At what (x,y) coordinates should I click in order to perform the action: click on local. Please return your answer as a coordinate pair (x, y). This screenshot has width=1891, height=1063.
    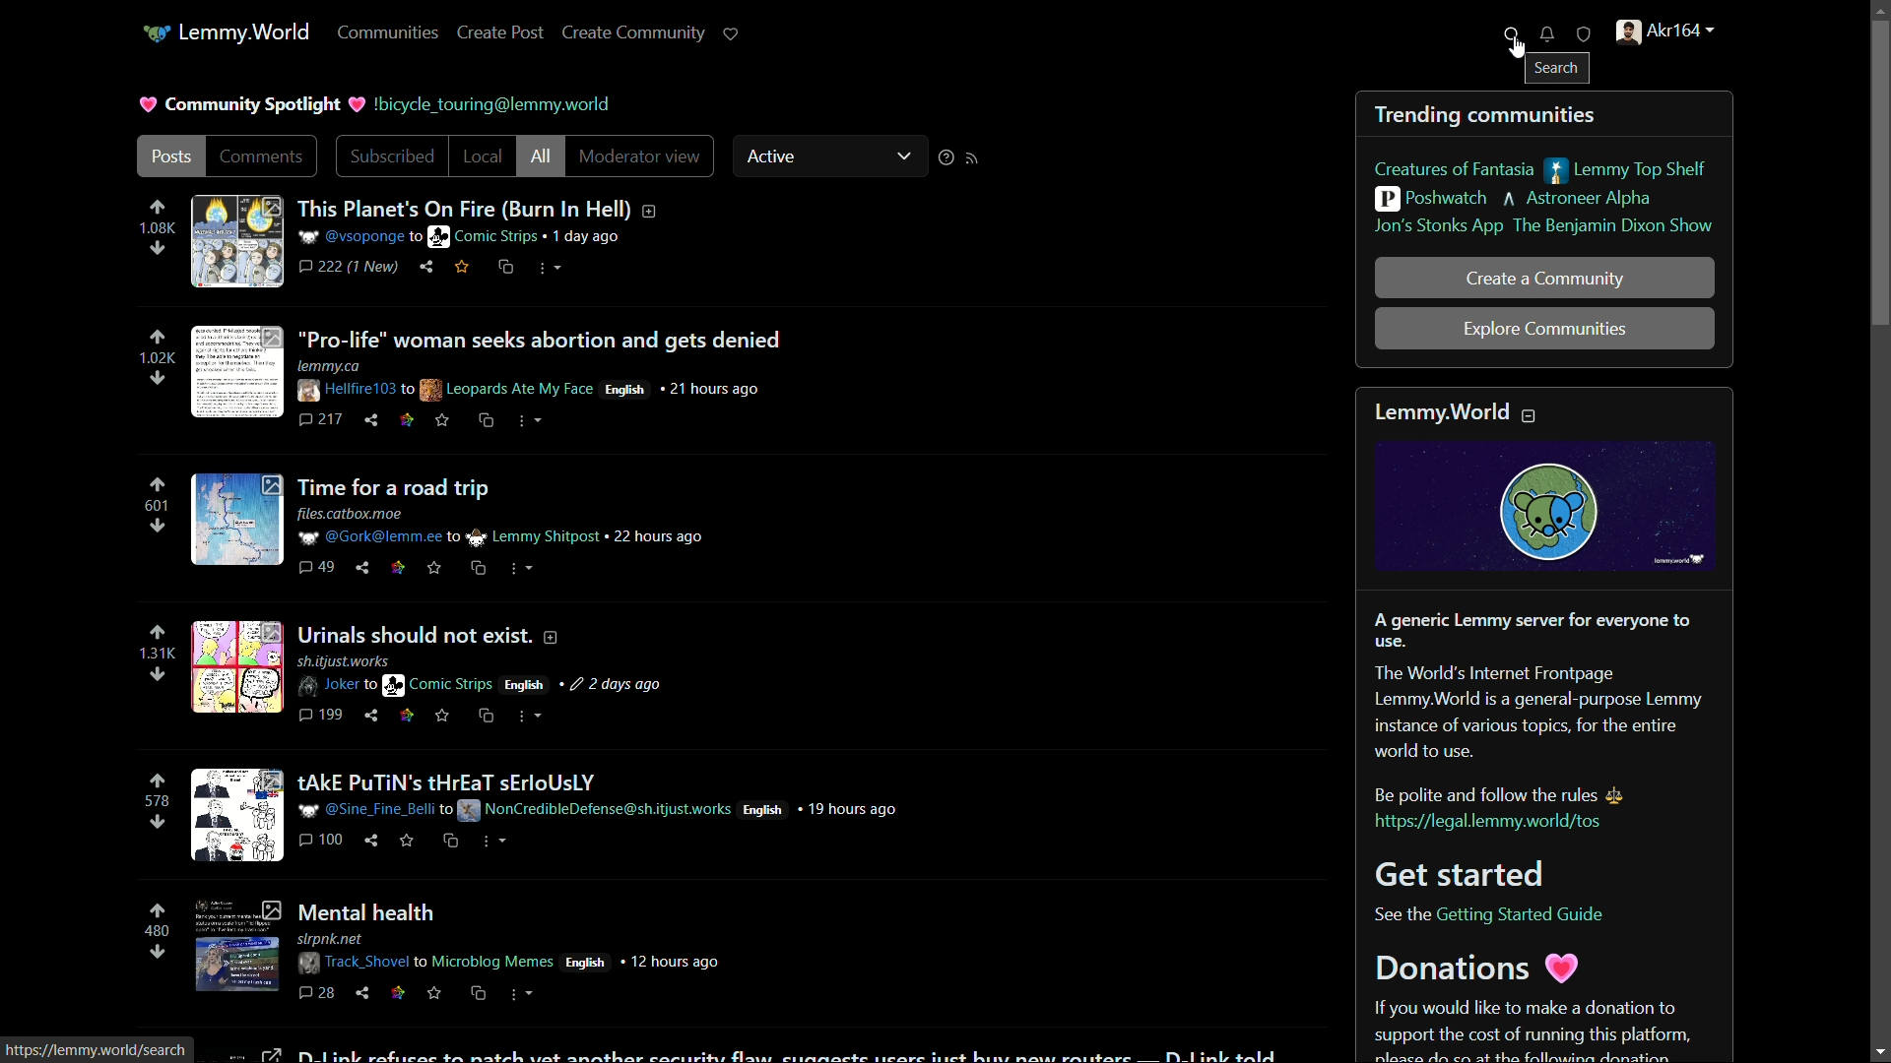
    Looking at the image, I should click on (482, 156).